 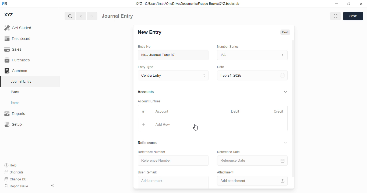 What do you see at coordinates (146, 67) in the screenshot?
I see `entry type` at bounding box center [146, 67].